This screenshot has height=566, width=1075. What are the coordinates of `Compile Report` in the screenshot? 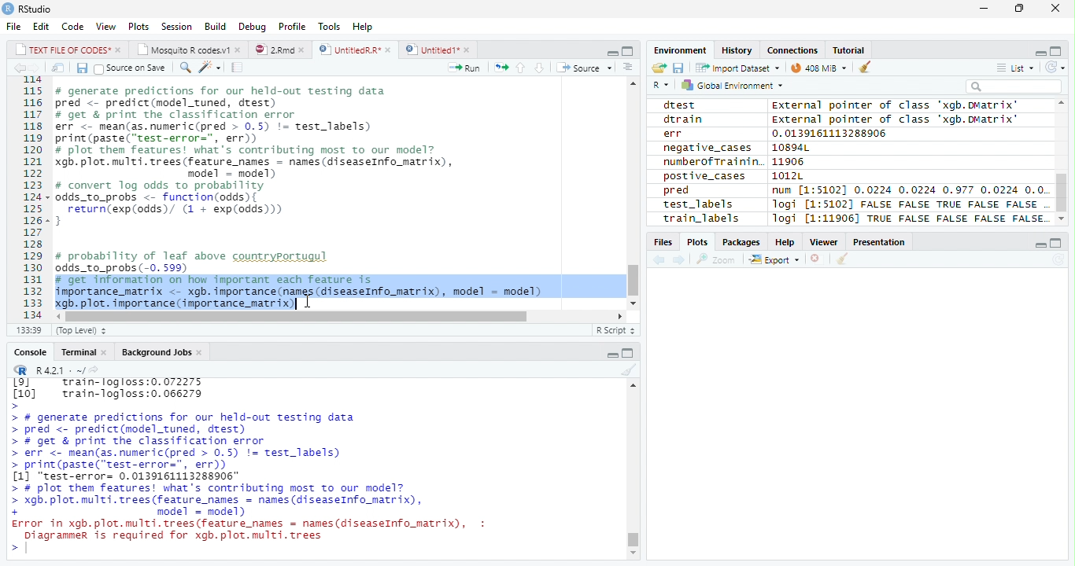 It's located at (237, 67).